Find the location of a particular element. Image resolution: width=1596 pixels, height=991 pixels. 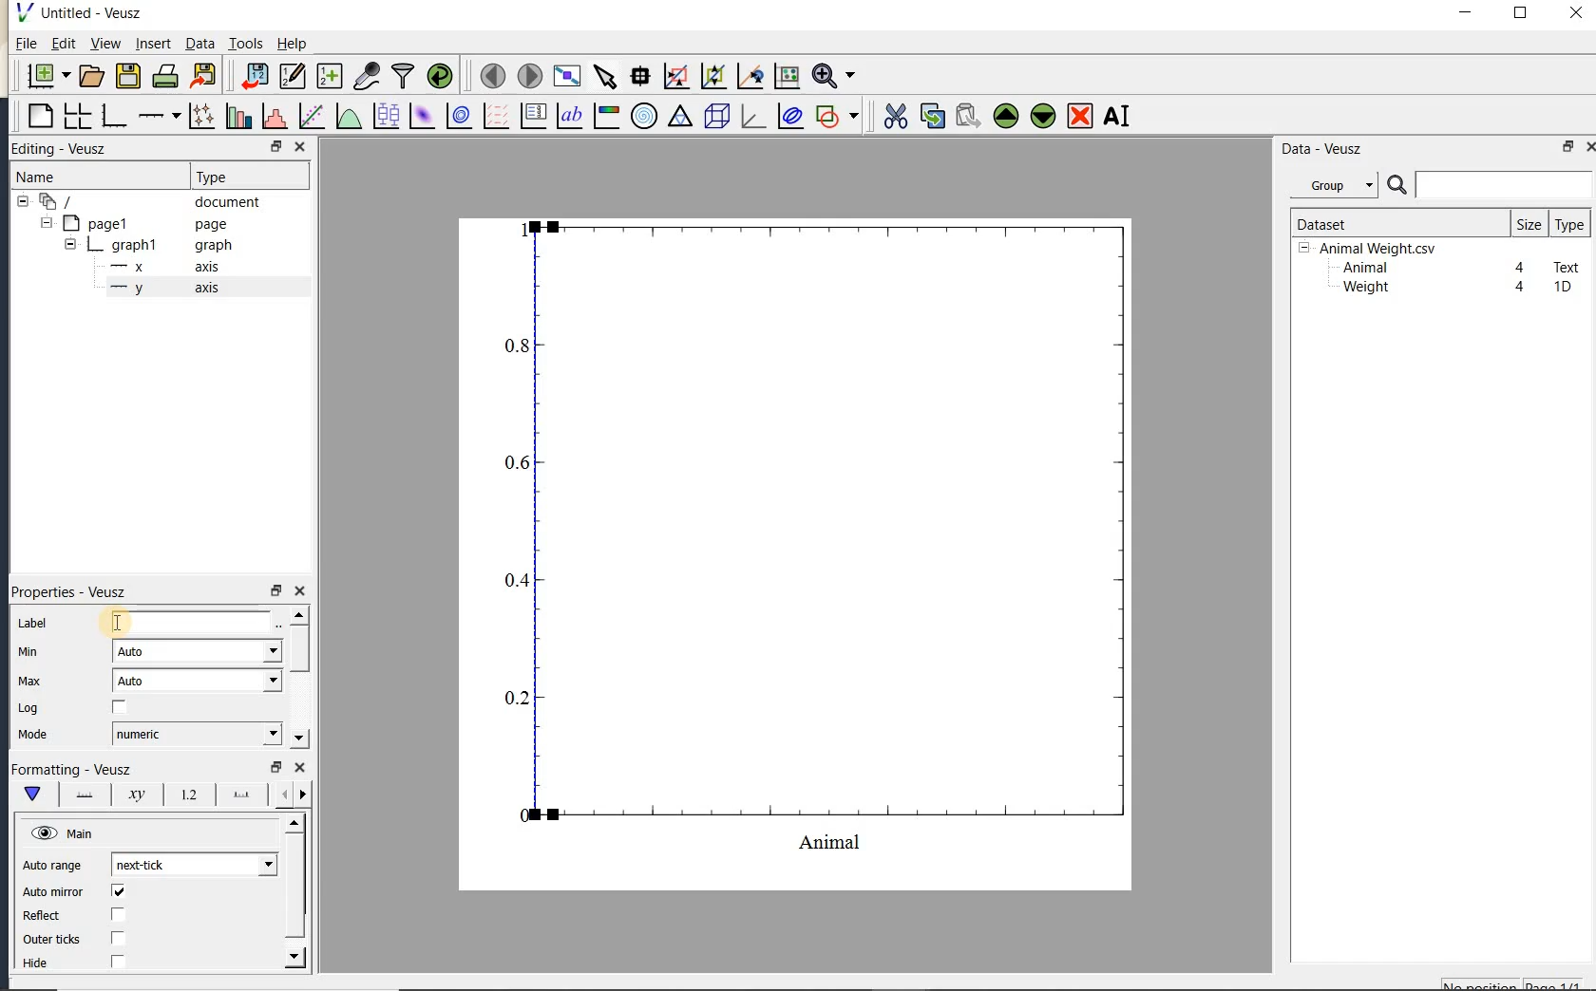

Main is located at coordinates (65, 834).